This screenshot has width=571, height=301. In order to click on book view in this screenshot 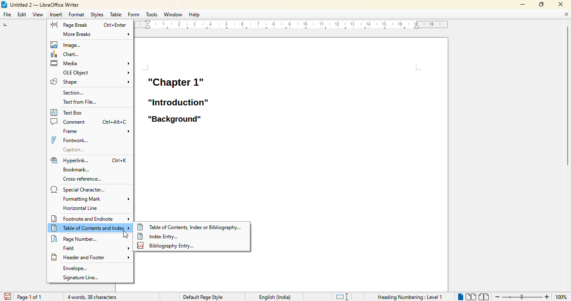, I will do `click(484, 297)`.